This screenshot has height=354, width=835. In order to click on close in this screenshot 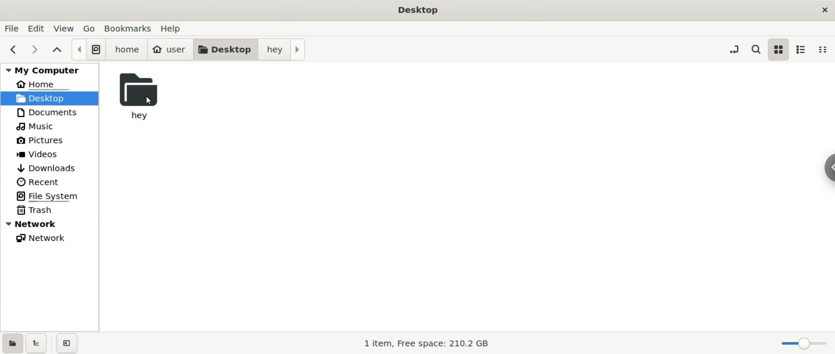, I will do `click(823, 10)`.